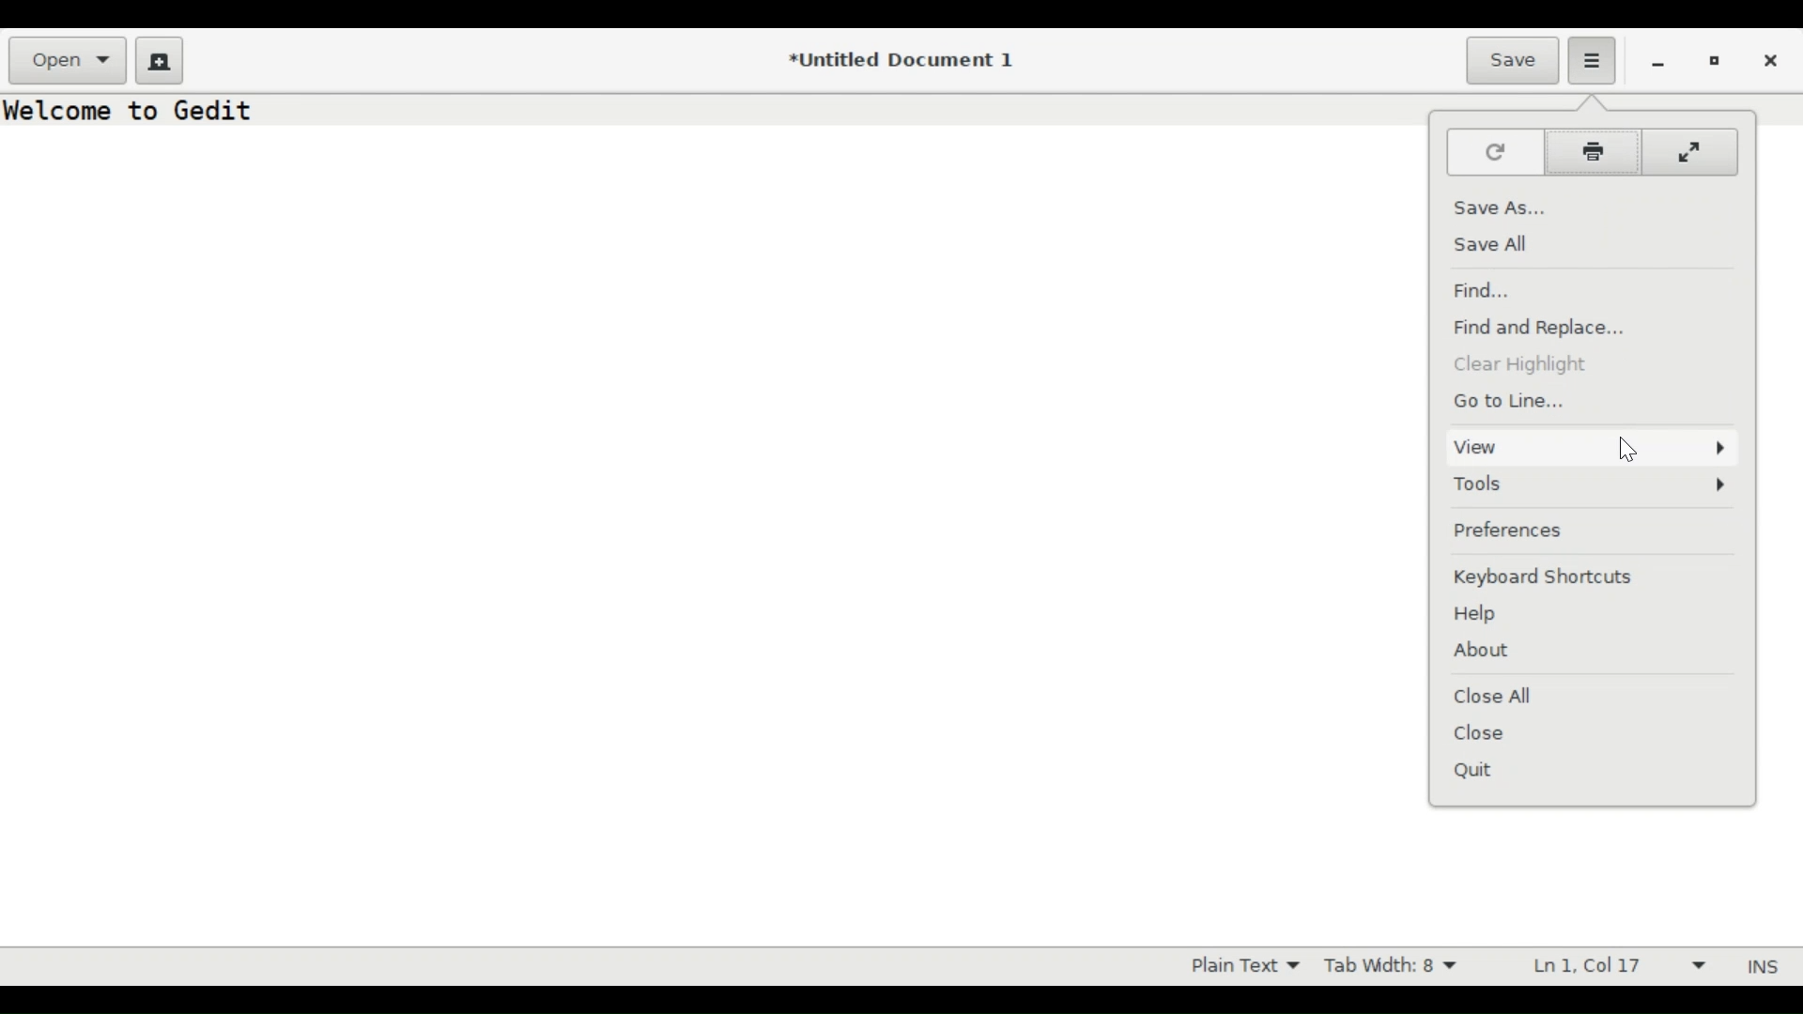  Describe the element at coordinates (1588, 446) in the screenshot. I see `View` at that location.